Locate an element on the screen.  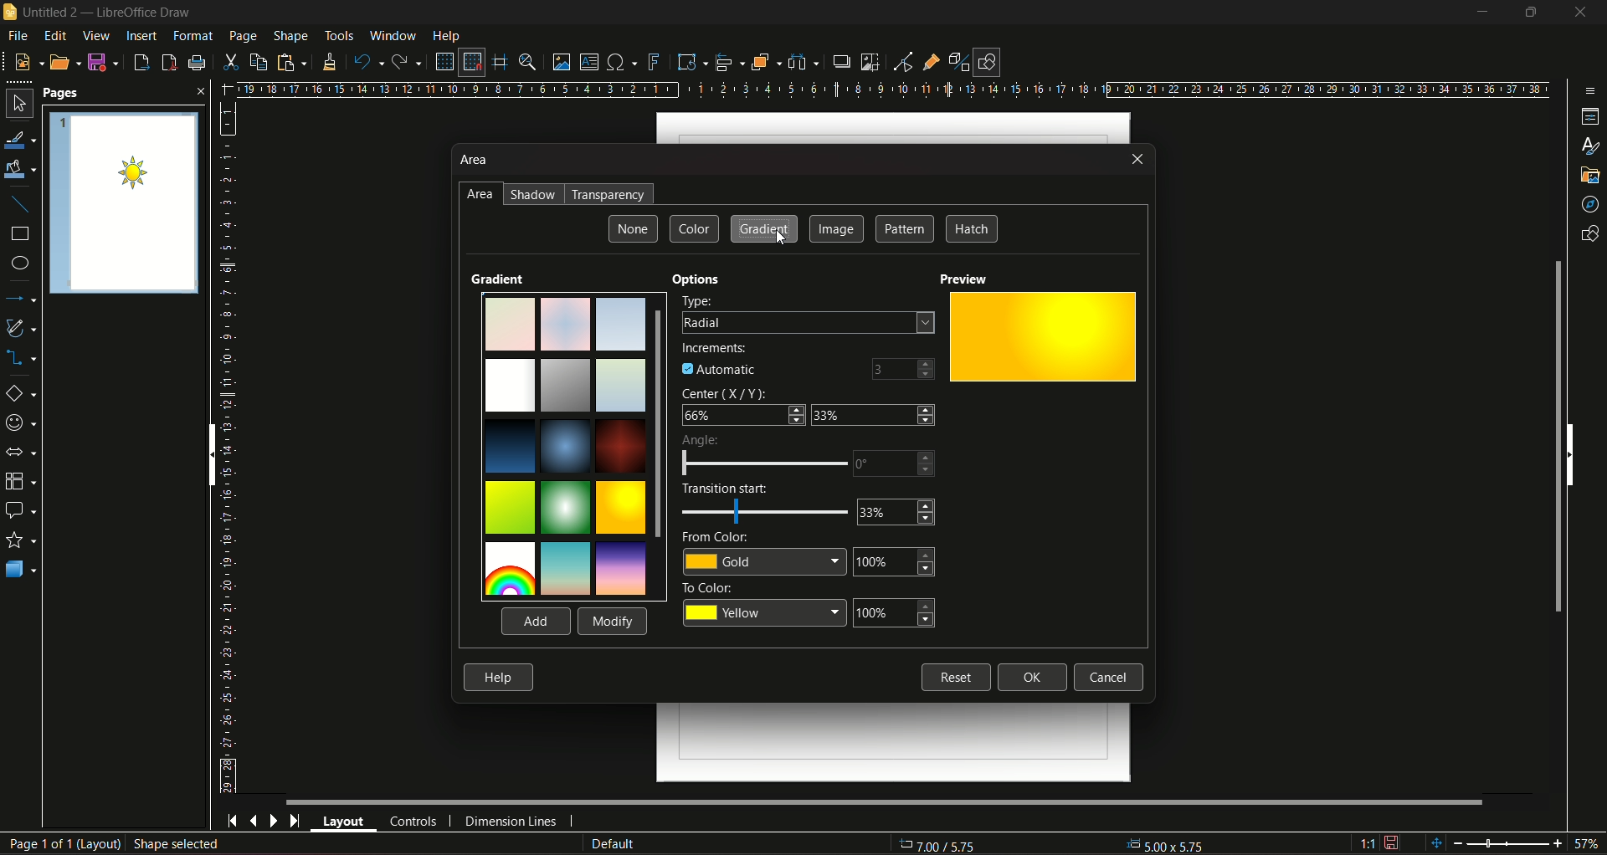
preview is located at coordinates (966, 277).